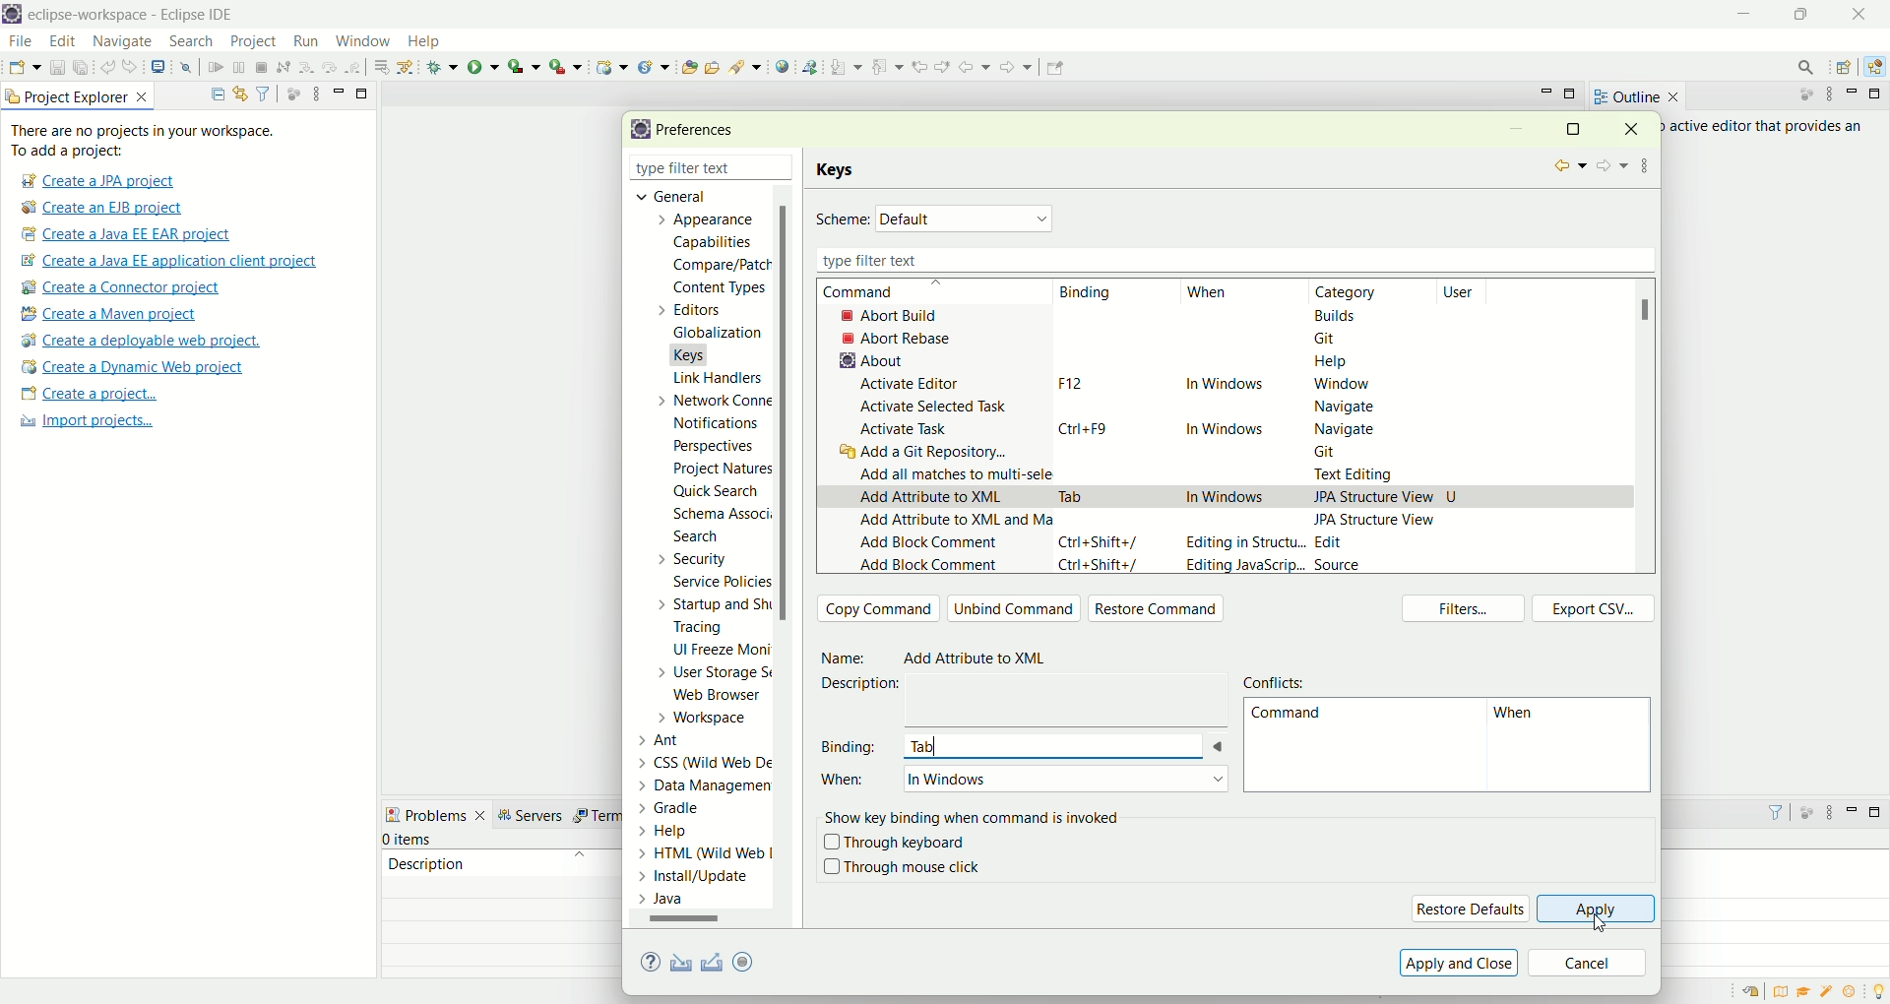 This screenshot has height=1004, width=1890. I want to click on view menu, so click(1647, 162).